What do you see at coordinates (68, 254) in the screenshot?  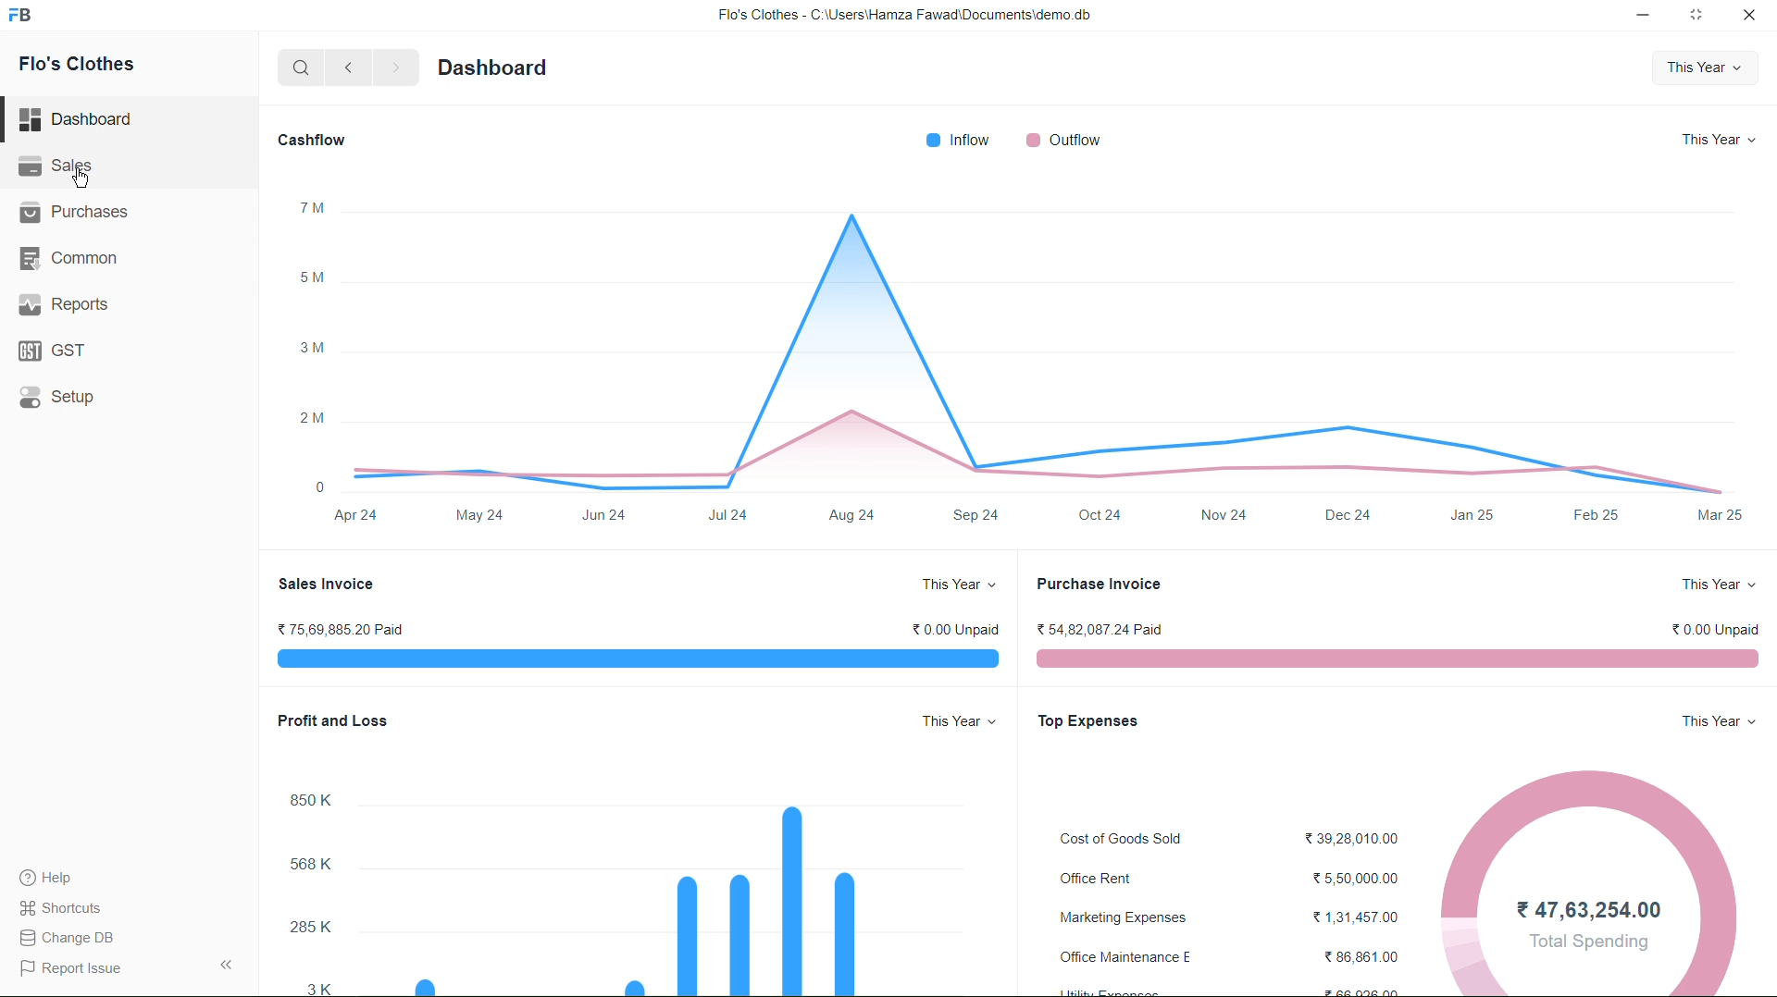 I see `Common` at bounding box center [68, 254].